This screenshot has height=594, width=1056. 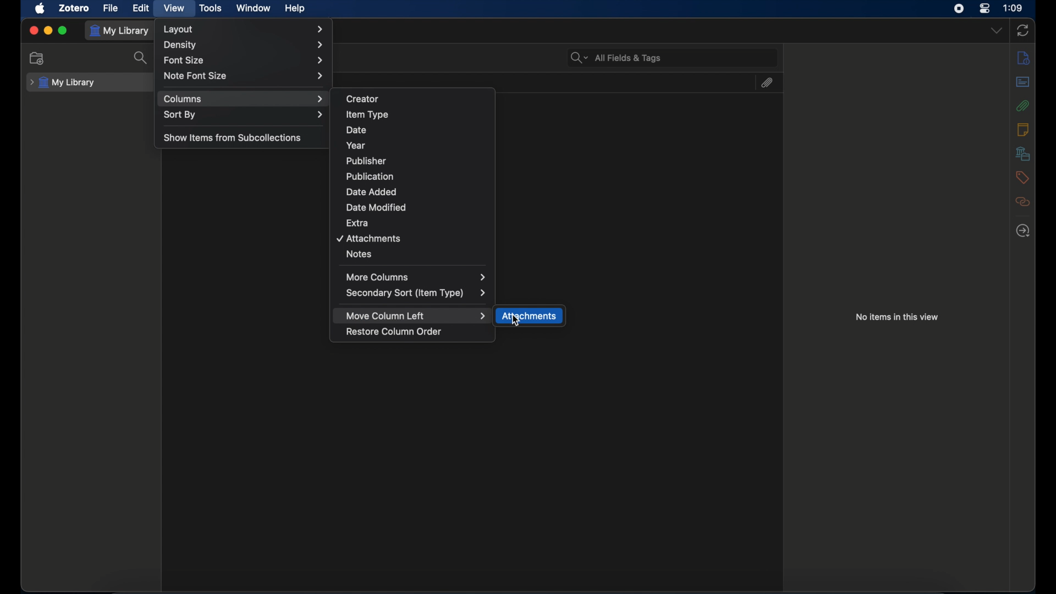 I want to click on notes, so click(x=359, y=254).